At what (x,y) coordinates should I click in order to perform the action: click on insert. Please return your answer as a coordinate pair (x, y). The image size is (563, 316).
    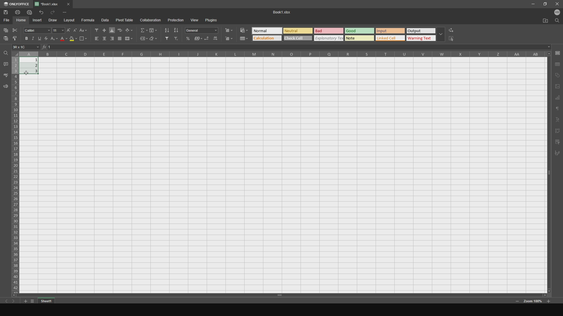
    Looking at the image, I should click on (39, 20).